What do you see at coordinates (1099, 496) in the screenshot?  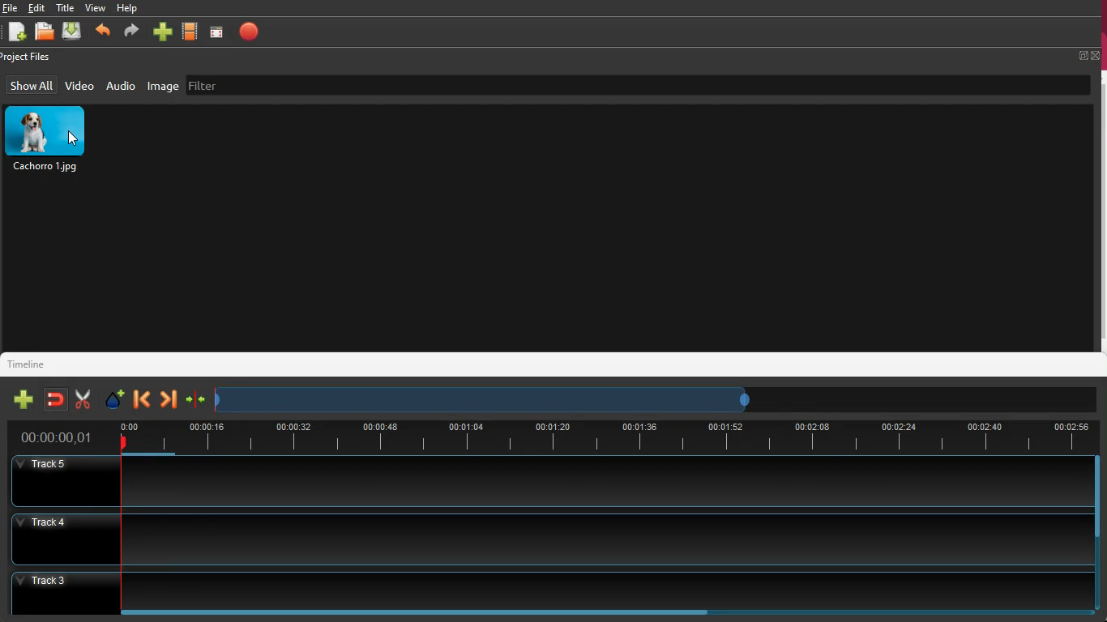 I see `vertical scroll bar` at bounding box center [1099, 496].